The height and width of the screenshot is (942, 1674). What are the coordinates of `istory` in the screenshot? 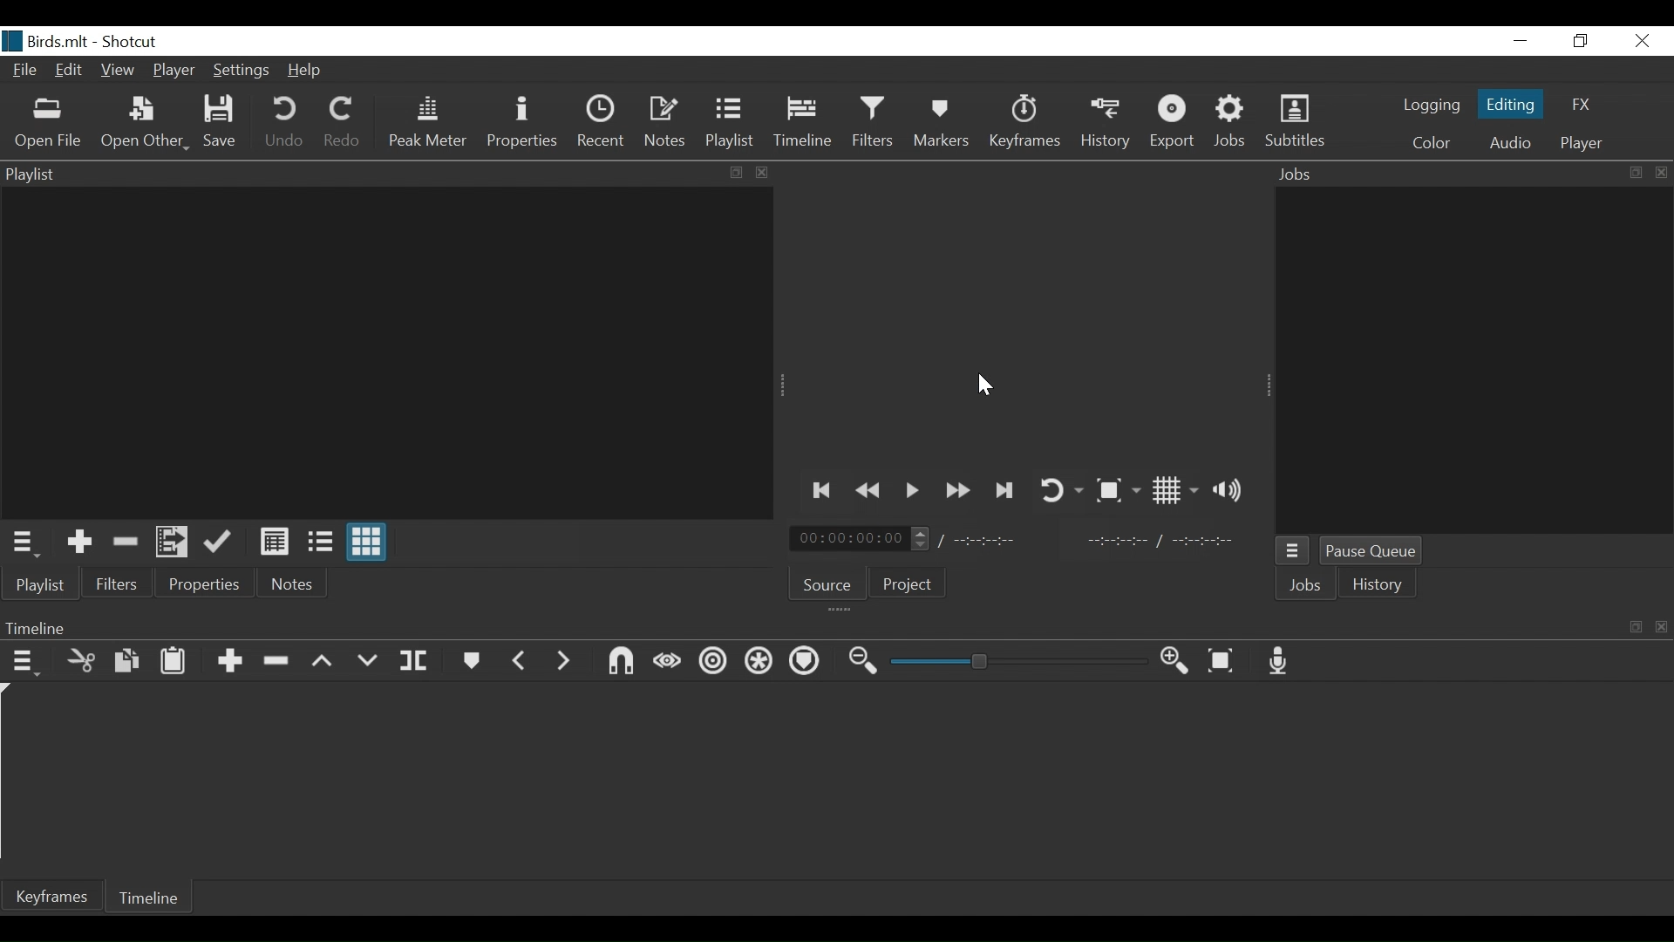 It's located at (1382, 584).